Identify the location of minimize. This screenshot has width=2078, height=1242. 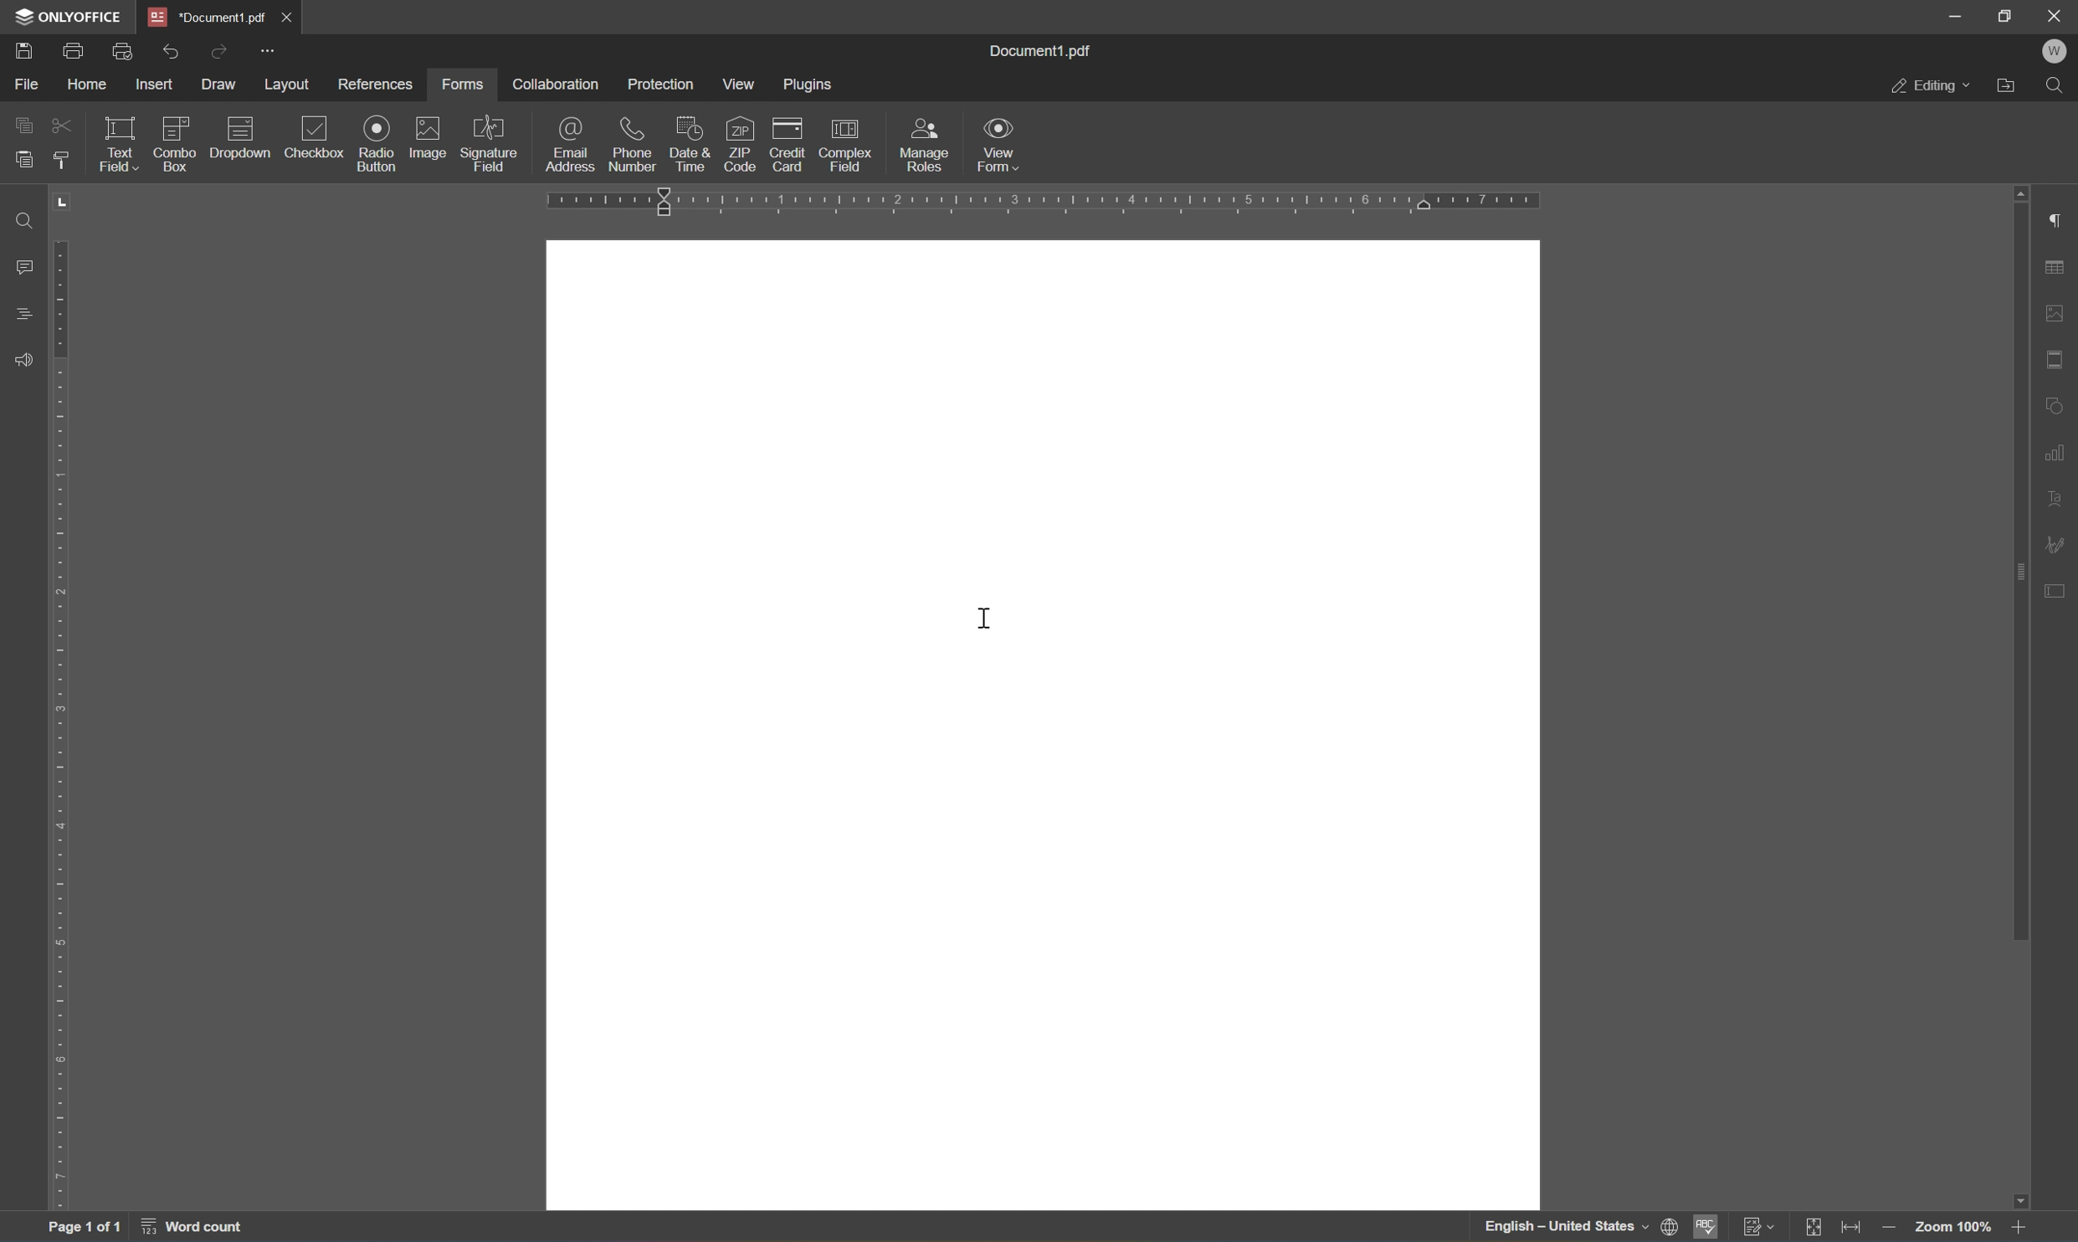
(1948, 15).